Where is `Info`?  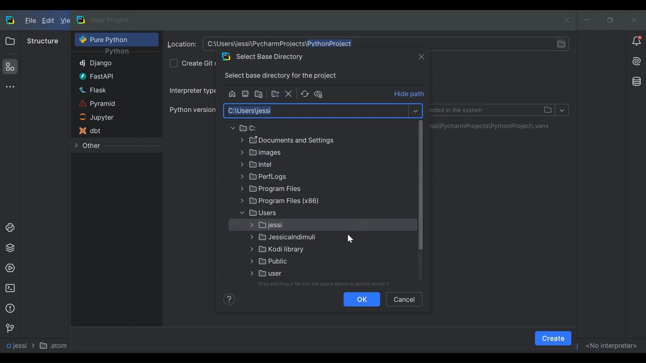
Info is located at coordinates (228, 299).